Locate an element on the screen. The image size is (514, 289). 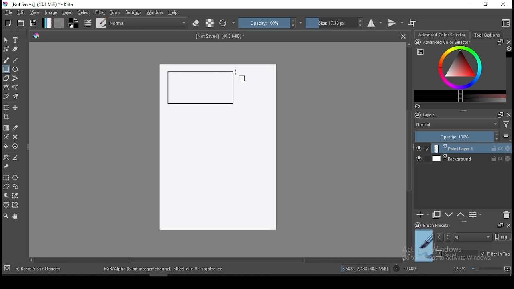
move a layer is located at coordinates (15, 108).